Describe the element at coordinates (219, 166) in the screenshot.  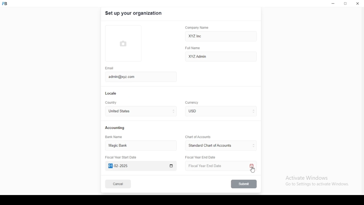
I see `Fiscal Year End Date` at that location.